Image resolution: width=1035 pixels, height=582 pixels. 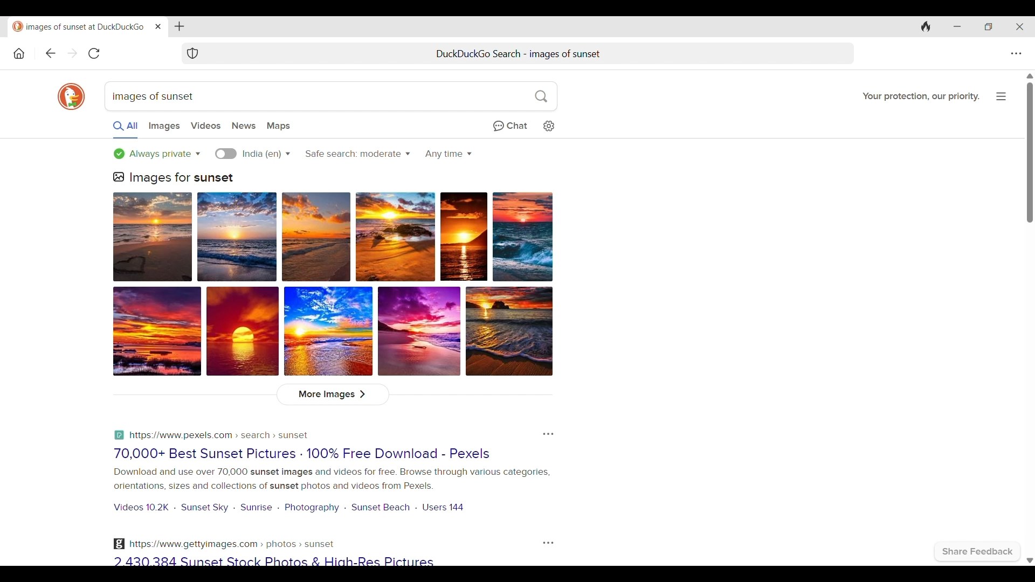 What do you see at coordinates (548, 434) in the screenshot?
I see `Options` at bounding box center [548, 434].